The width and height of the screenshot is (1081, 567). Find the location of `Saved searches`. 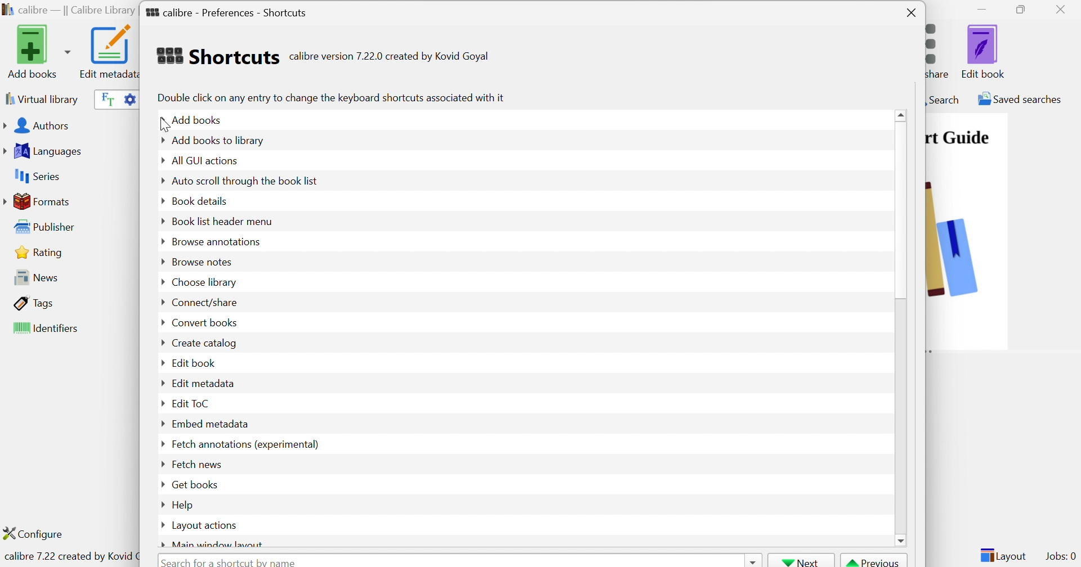

Saved searches is located at coordinates (1019, 99).